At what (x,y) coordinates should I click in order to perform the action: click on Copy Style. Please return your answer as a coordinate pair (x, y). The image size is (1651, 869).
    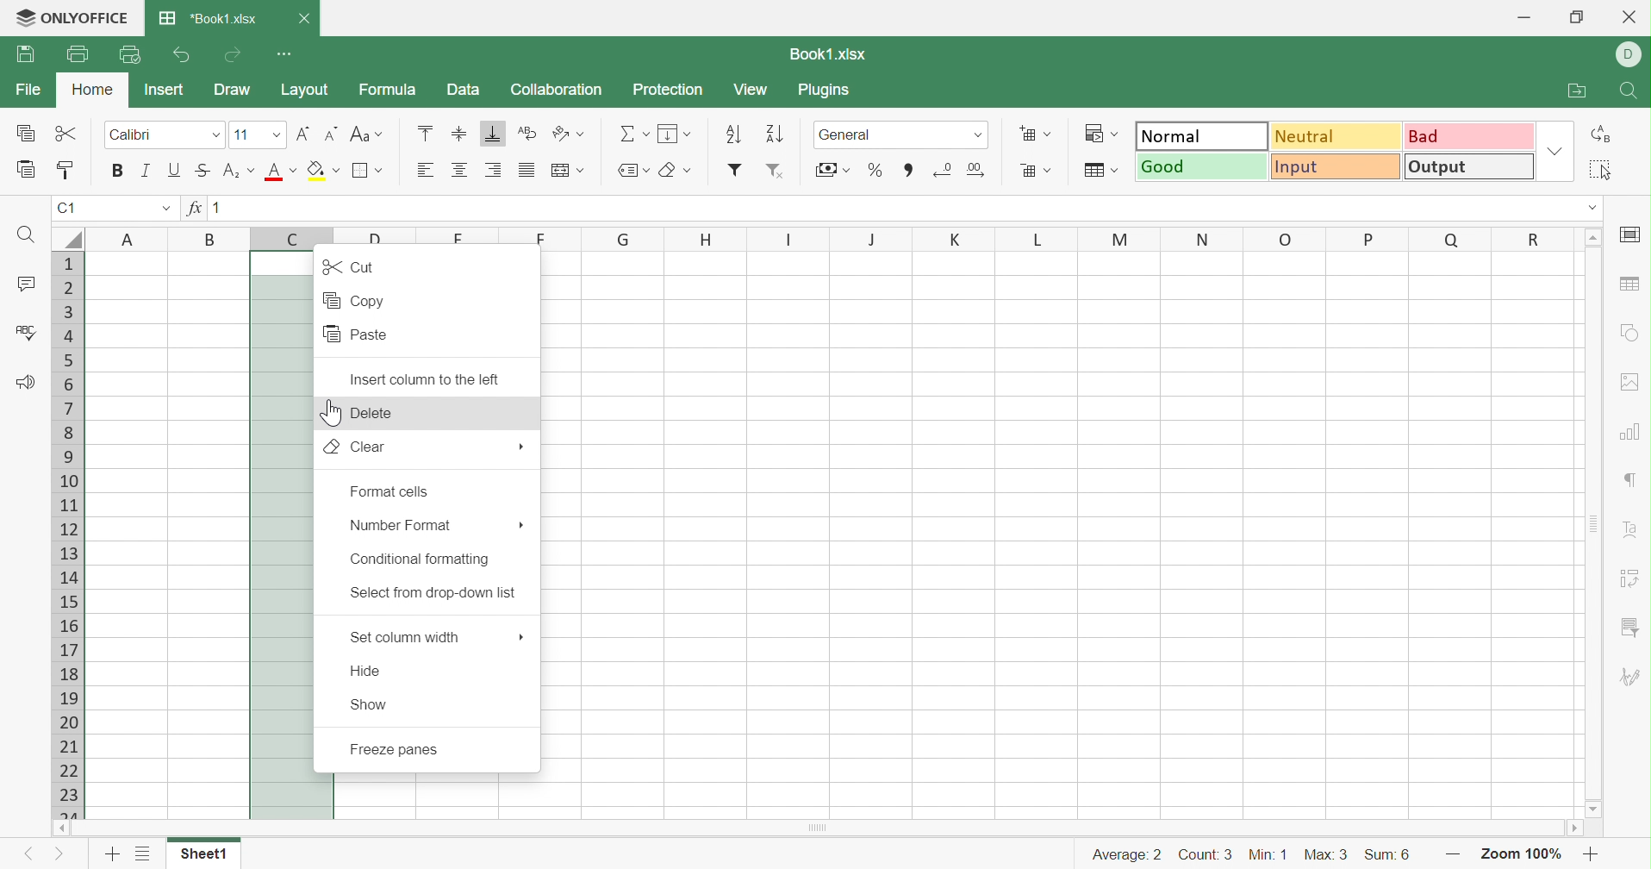
    Looking at the image, I should click on (67, 170).